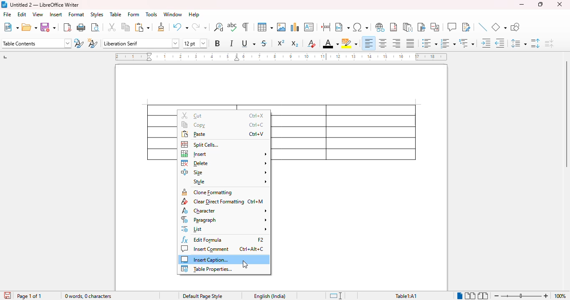  What do you see at coordinates (45, 5) in the screenshot?
I see `title` at bounding box center [45, 5].